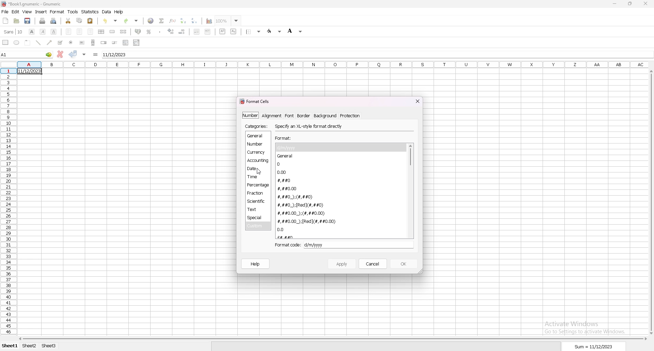 The height and width of the screenshot is (351, 654). What do you see at coordinates (195, 20) in the screenshot?
I see `sort descending` at bounding box center [195, 20].